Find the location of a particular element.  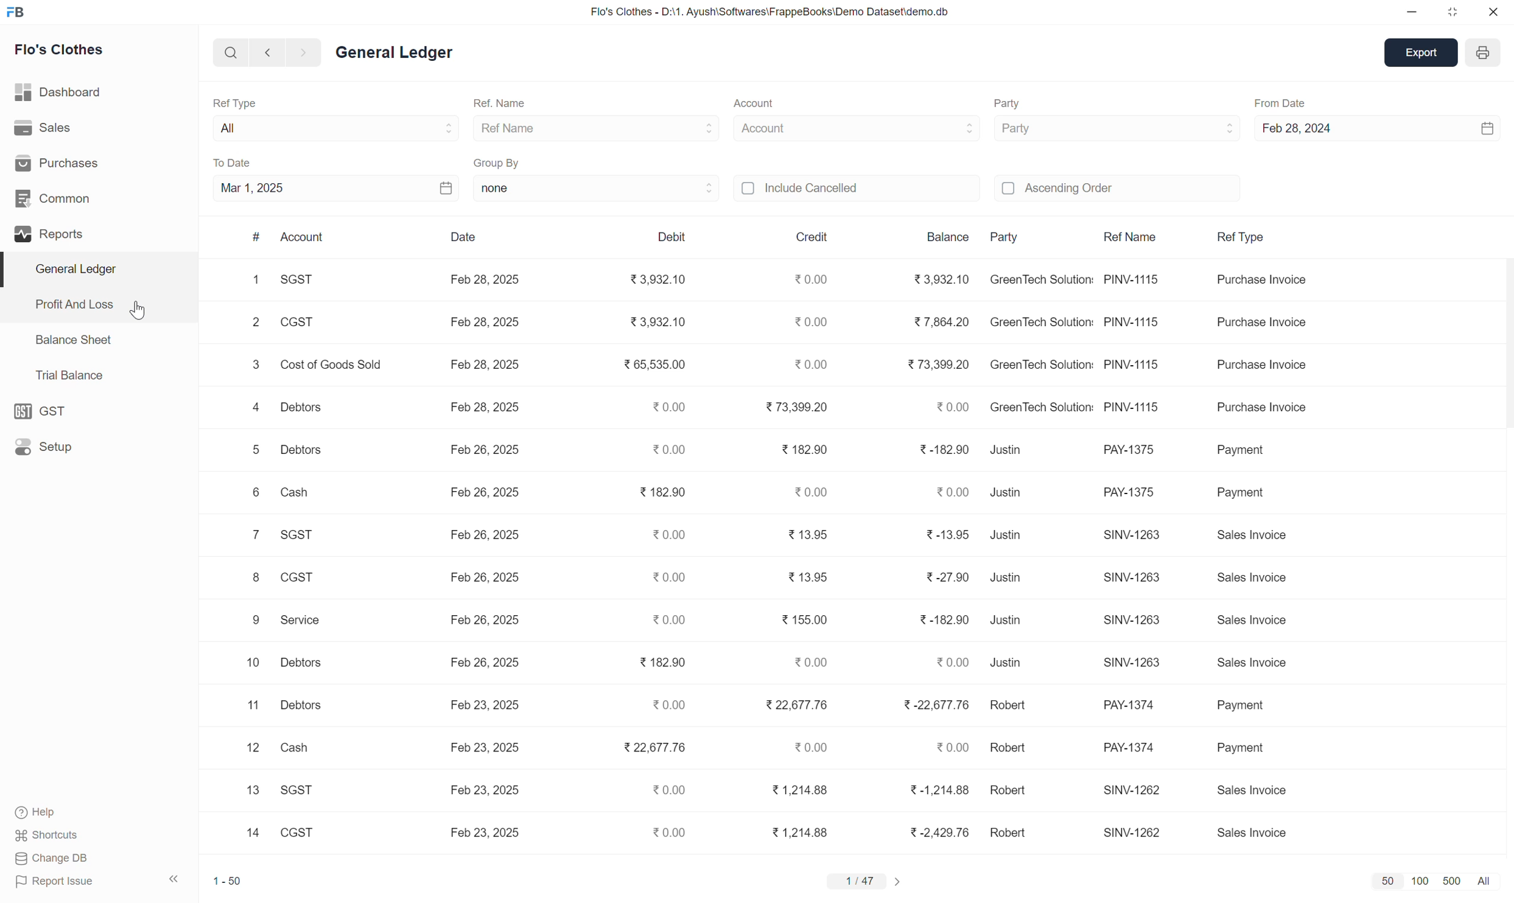

4 is located at coordinates (256, 410).